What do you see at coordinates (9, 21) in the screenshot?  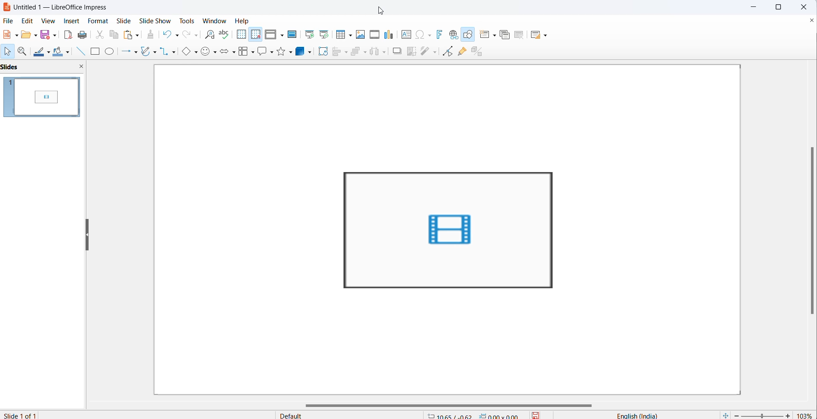 I see `file` at bounding box center [9, 21].